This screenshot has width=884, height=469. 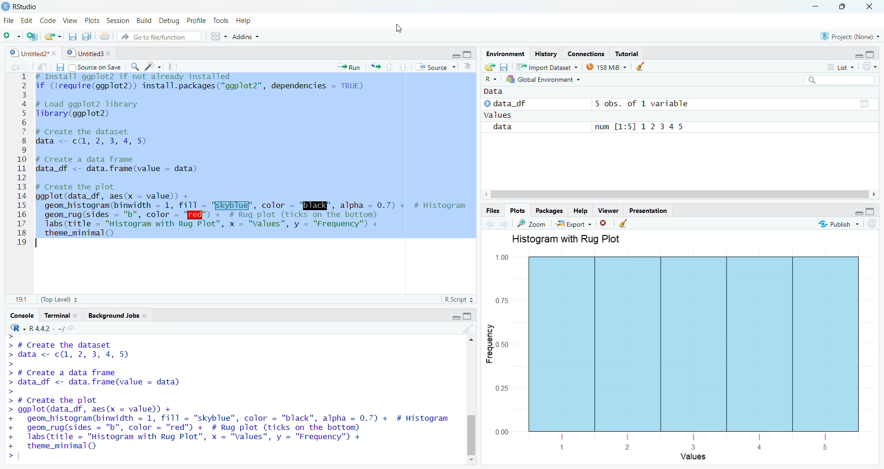 What do you see at coordinates (41, 6) in the screenshot?
I see `D Rstudio` at bounding box center [41, 6].